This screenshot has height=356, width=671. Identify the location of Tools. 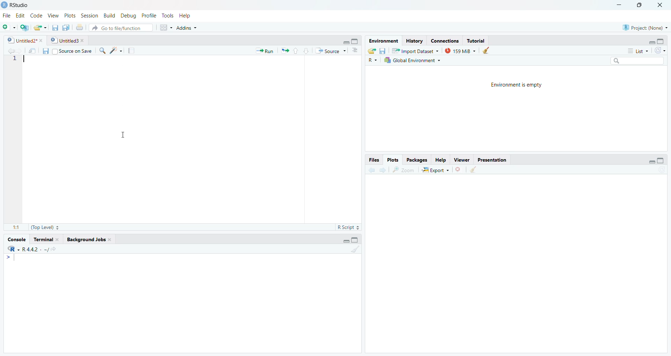
(167, 16).